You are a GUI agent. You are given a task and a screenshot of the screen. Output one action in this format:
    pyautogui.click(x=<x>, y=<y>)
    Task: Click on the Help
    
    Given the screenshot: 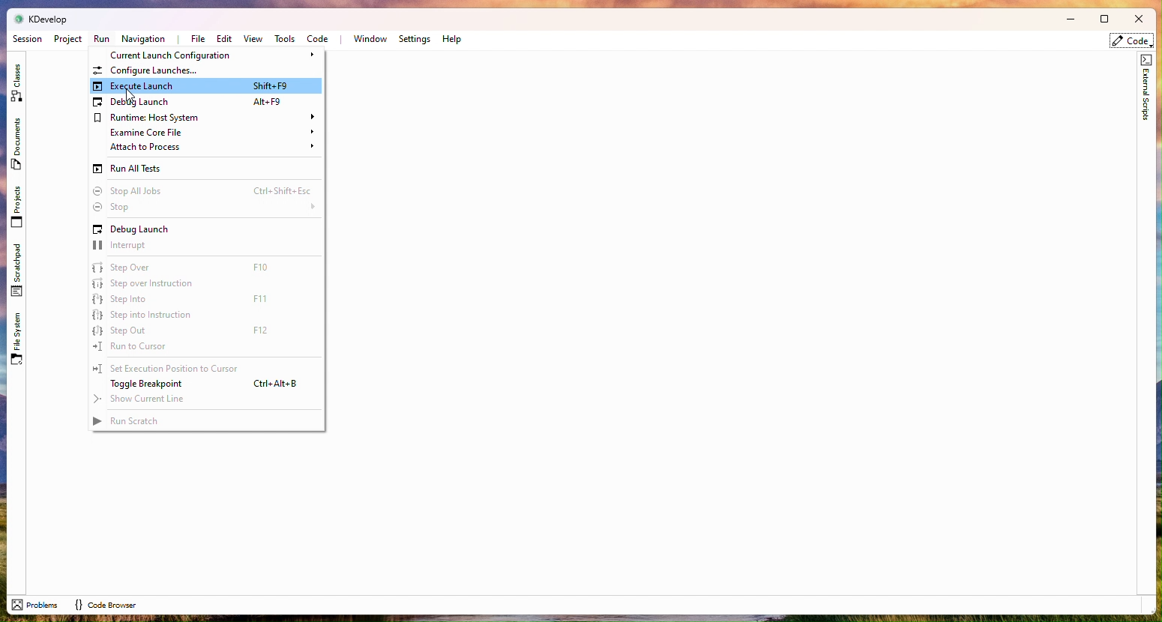 What is the action you would take?
    pyautogui.click(x=453, y=39)
    